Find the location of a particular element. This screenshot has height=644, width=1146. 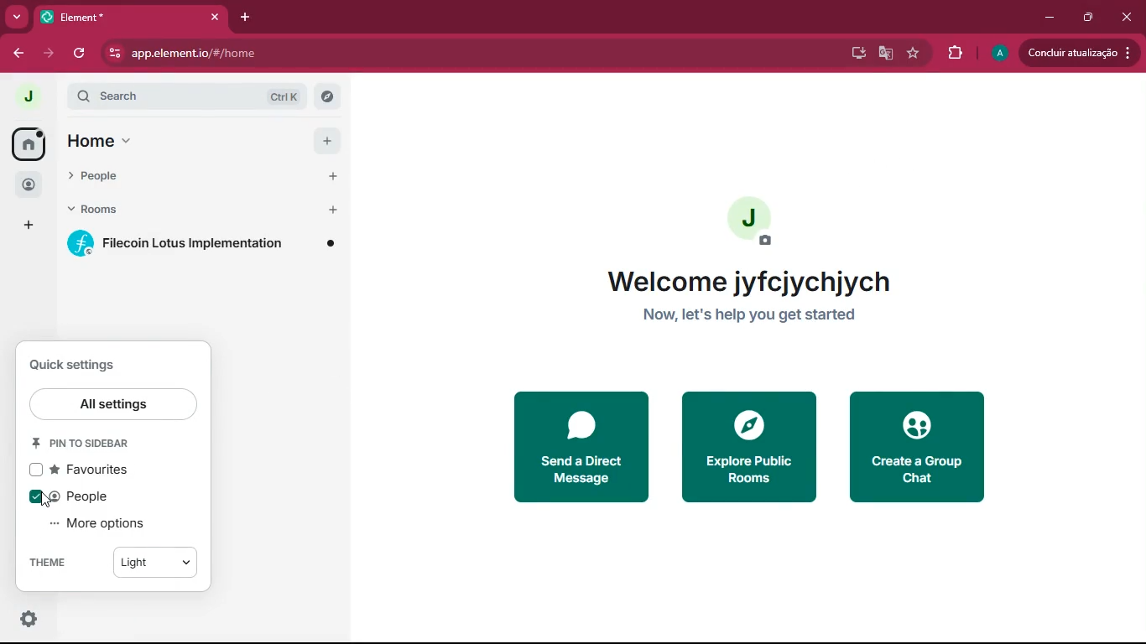

rooms is located at coordinates (180, 207).